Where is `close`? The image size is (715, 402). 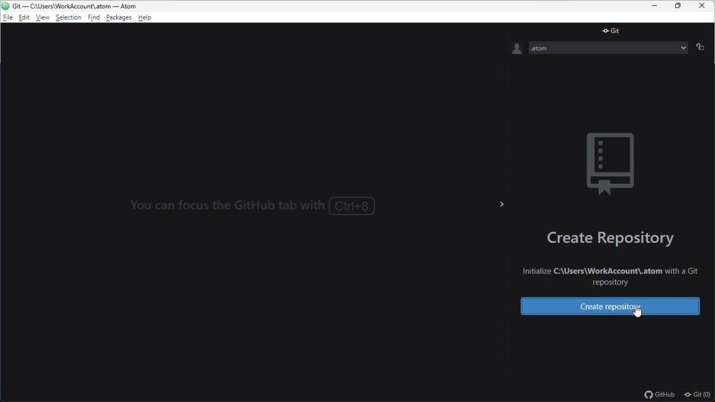 close is located at coordinates (704, 6).